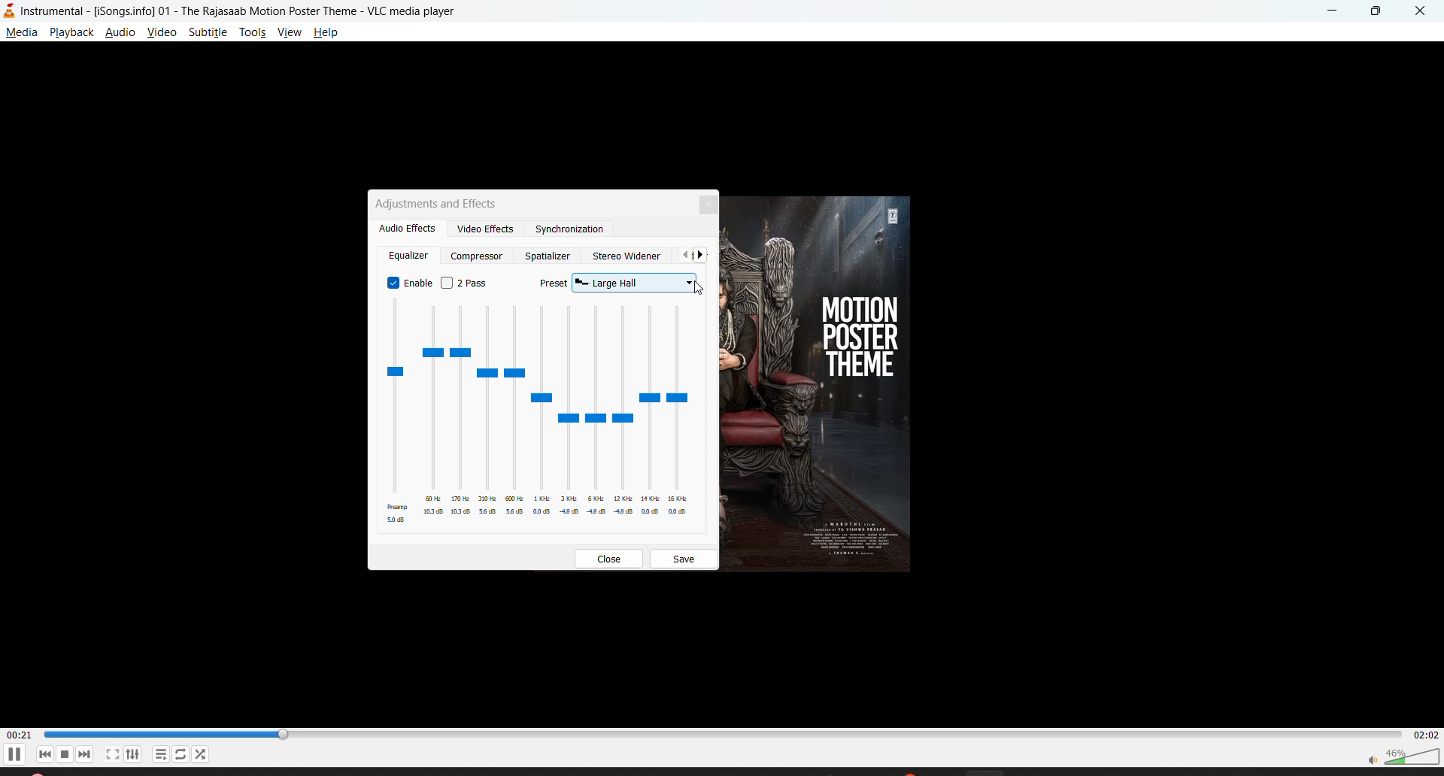 The height and width of the screenshot is (776, 1444). Describe the element at coordinates (476, 256) in the screenshot. I see `compressor` at that location.